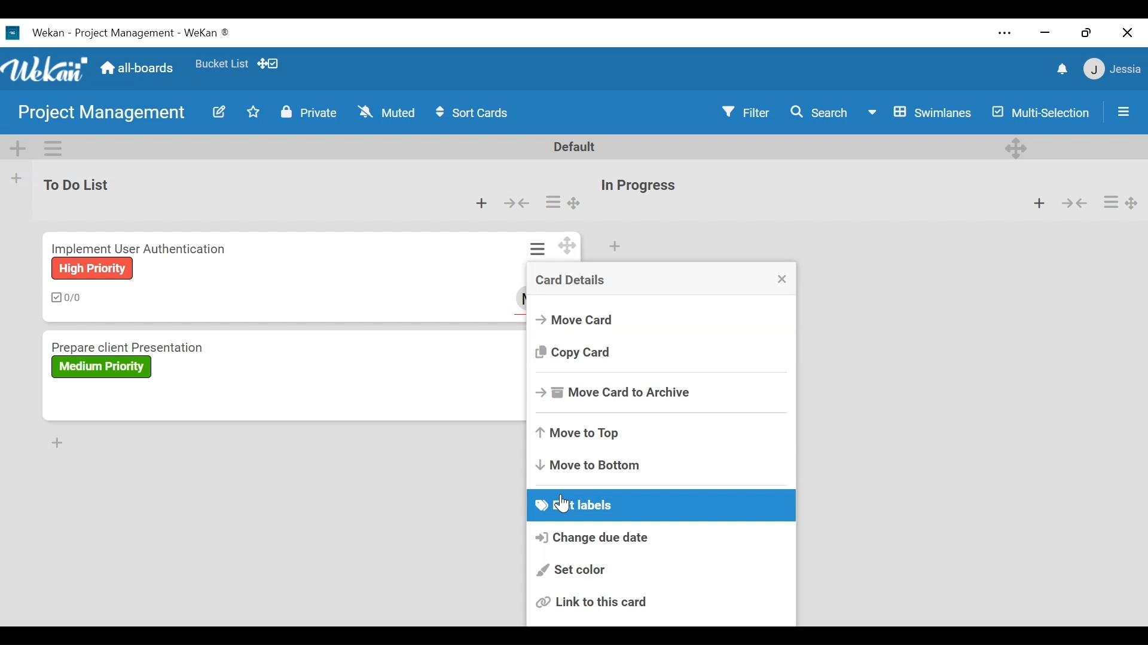  I want to click on all-boards, so click(142, 69).